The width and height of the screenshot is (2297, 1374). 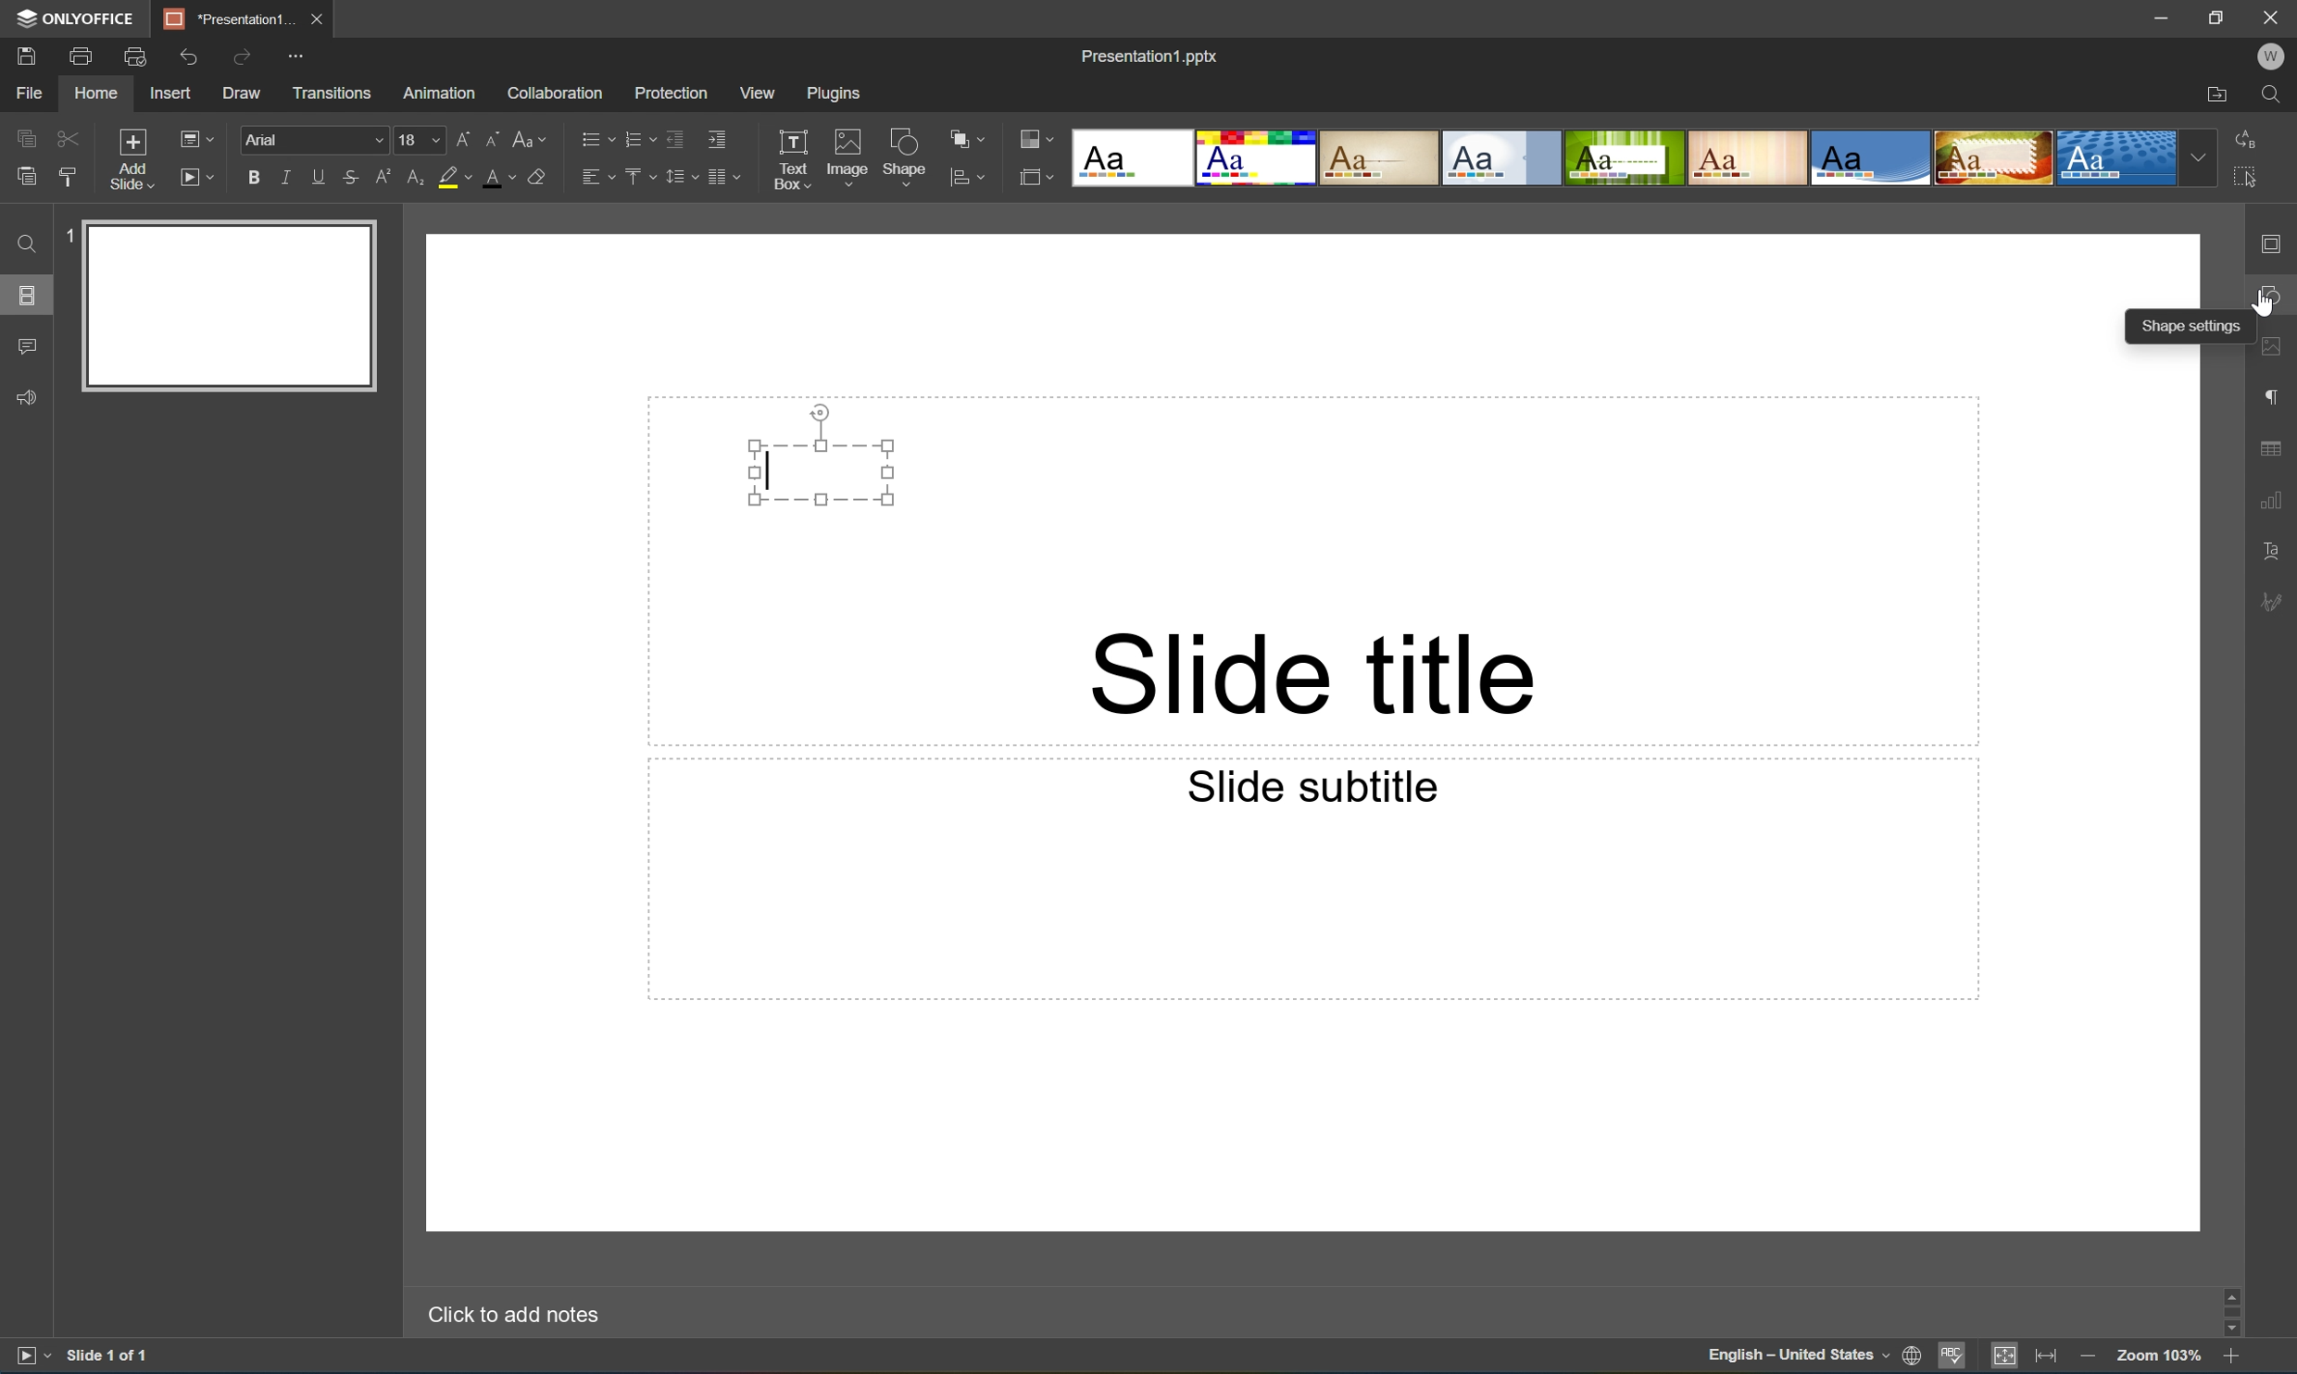 I want to click on Scroll Down, so click(x=2229, y=1329).